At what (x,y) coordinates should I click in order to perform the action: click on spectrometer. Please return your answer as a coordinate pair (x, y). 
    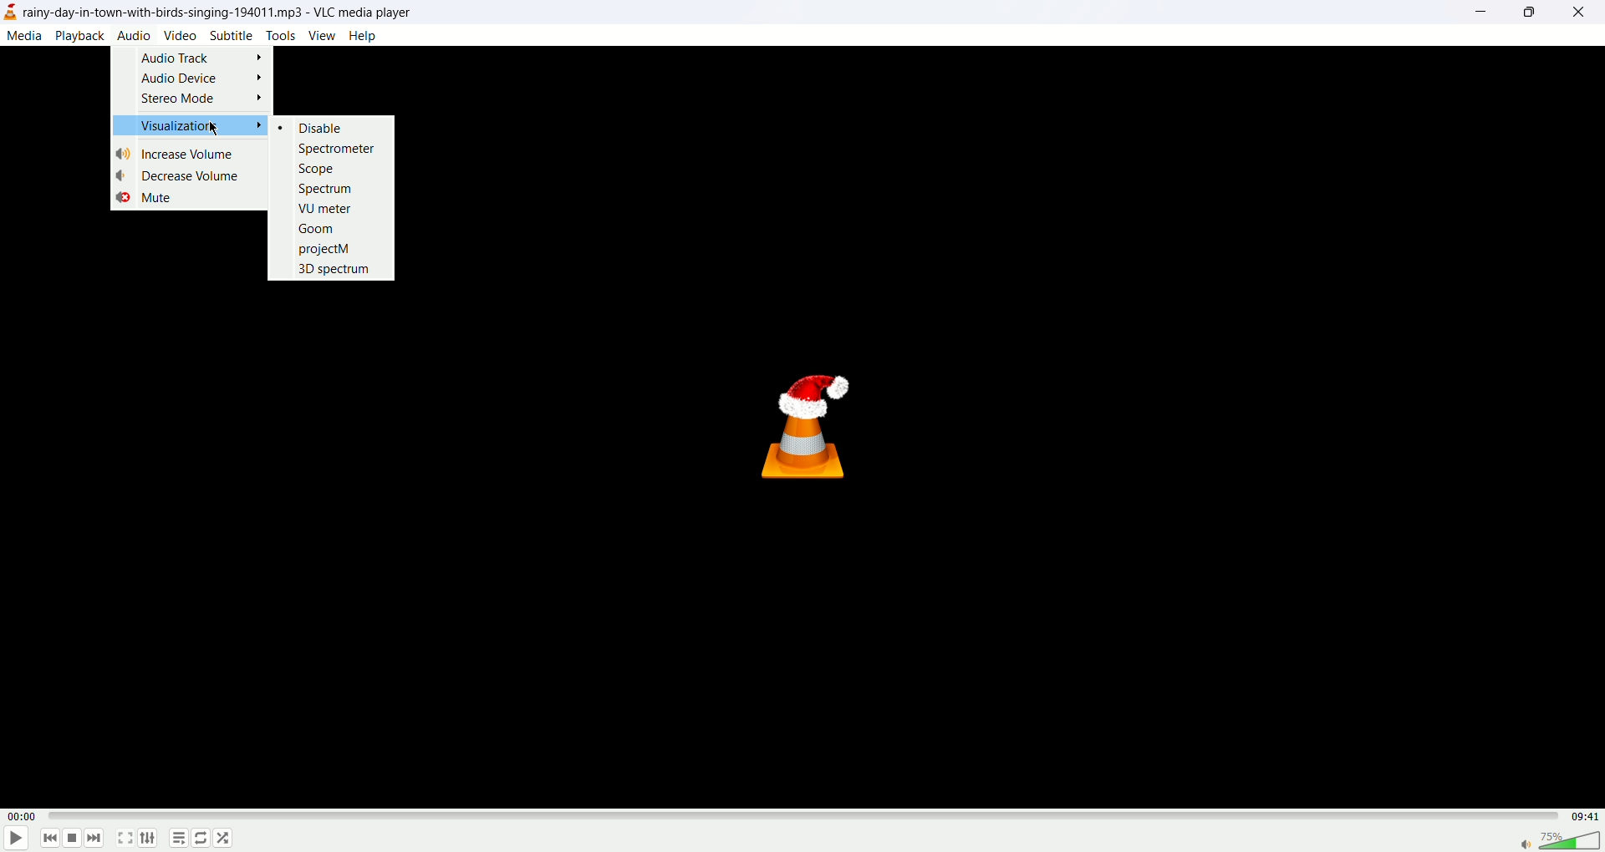
    Looking at the image, I should click on (340, 148).